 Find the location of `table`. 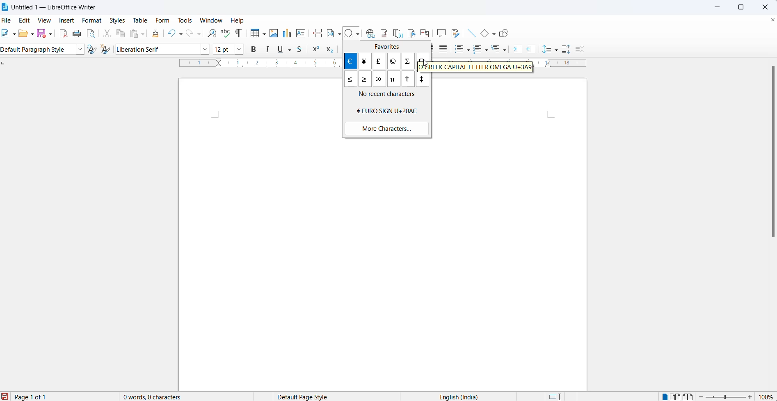

table is located at coordinates (139, 21).